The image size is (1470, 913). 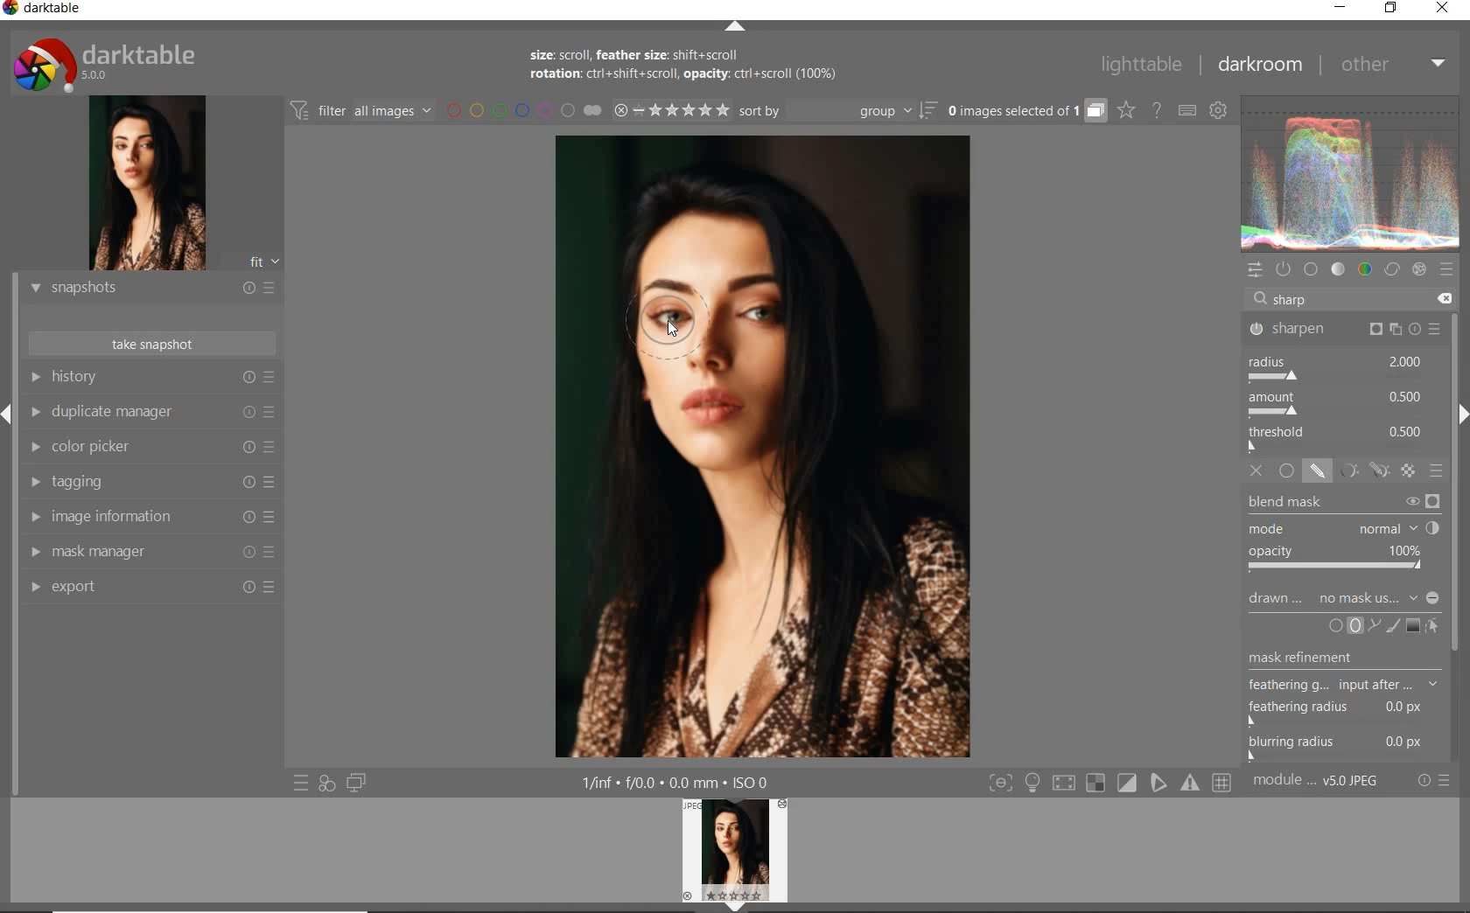 I want to click on mask options, so click(x=1361, y=470).